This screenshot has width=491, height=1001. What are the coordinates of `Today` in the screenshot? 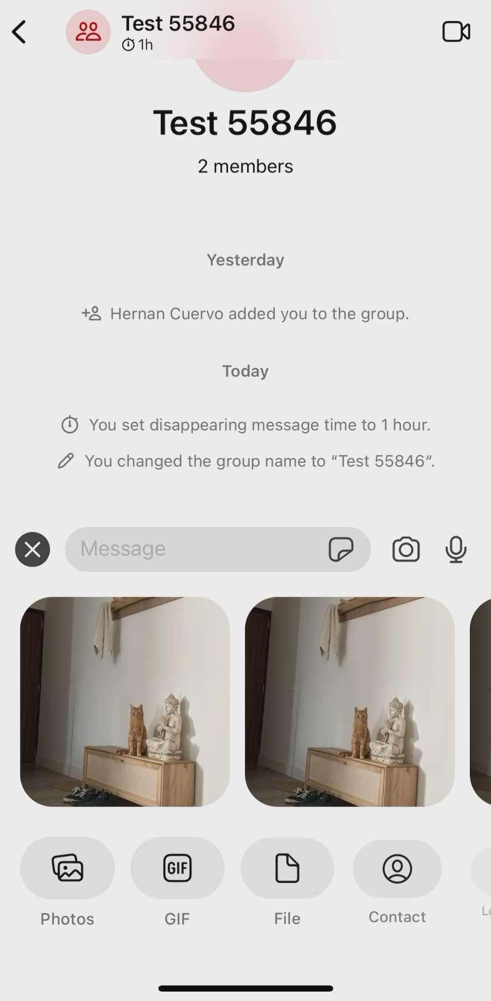 It's located at (242, 365).